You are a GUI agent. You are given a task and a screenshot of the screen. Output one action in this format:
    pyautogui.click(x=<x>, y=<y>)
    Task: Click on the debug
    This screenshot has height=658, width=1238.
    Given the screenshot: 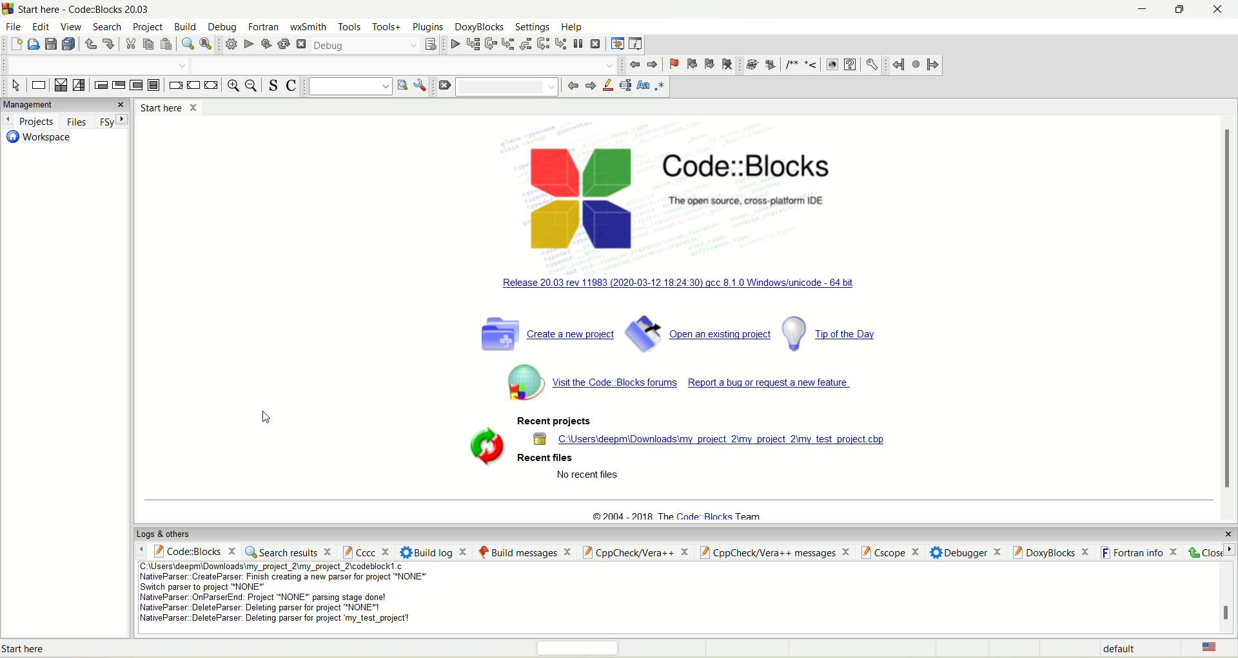 What is the action you would take?
    pyautogui.click(x=453, y=46)
    